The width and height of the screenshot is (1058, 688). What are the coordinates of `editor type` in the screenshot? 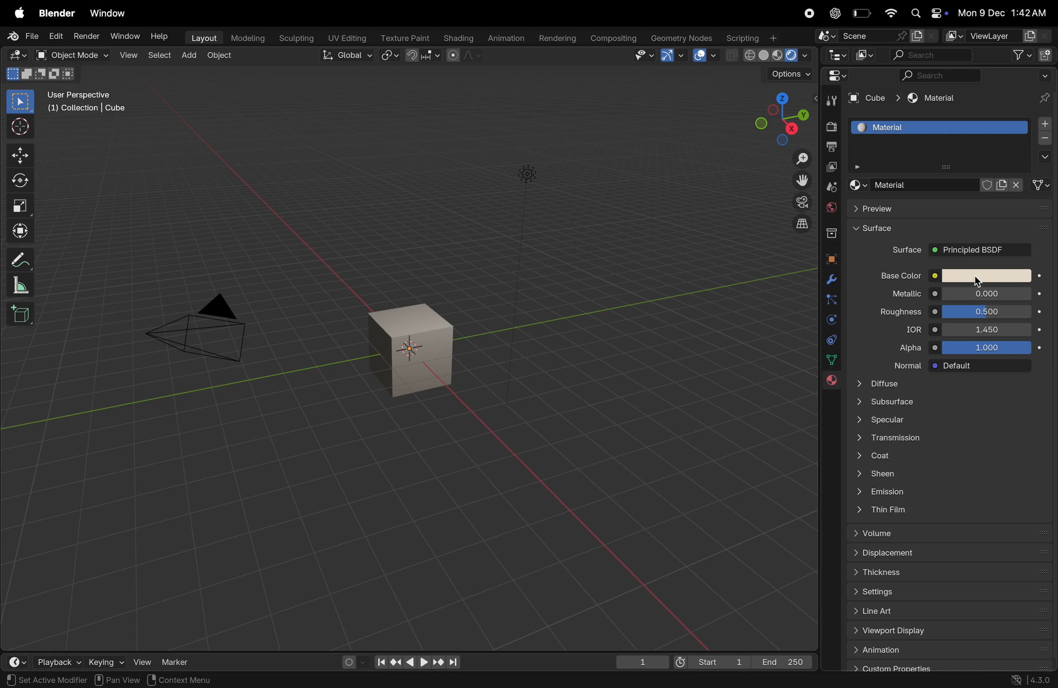 It's located at (834, 76).